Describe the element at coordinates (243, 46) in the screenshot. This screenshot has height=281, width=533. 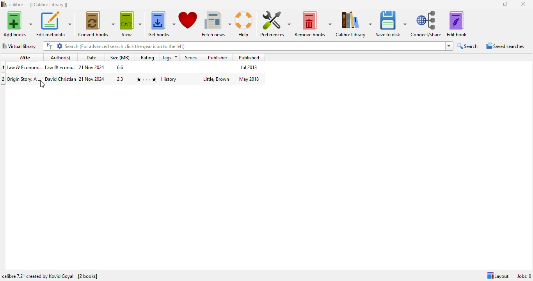
I see `search` at that location.